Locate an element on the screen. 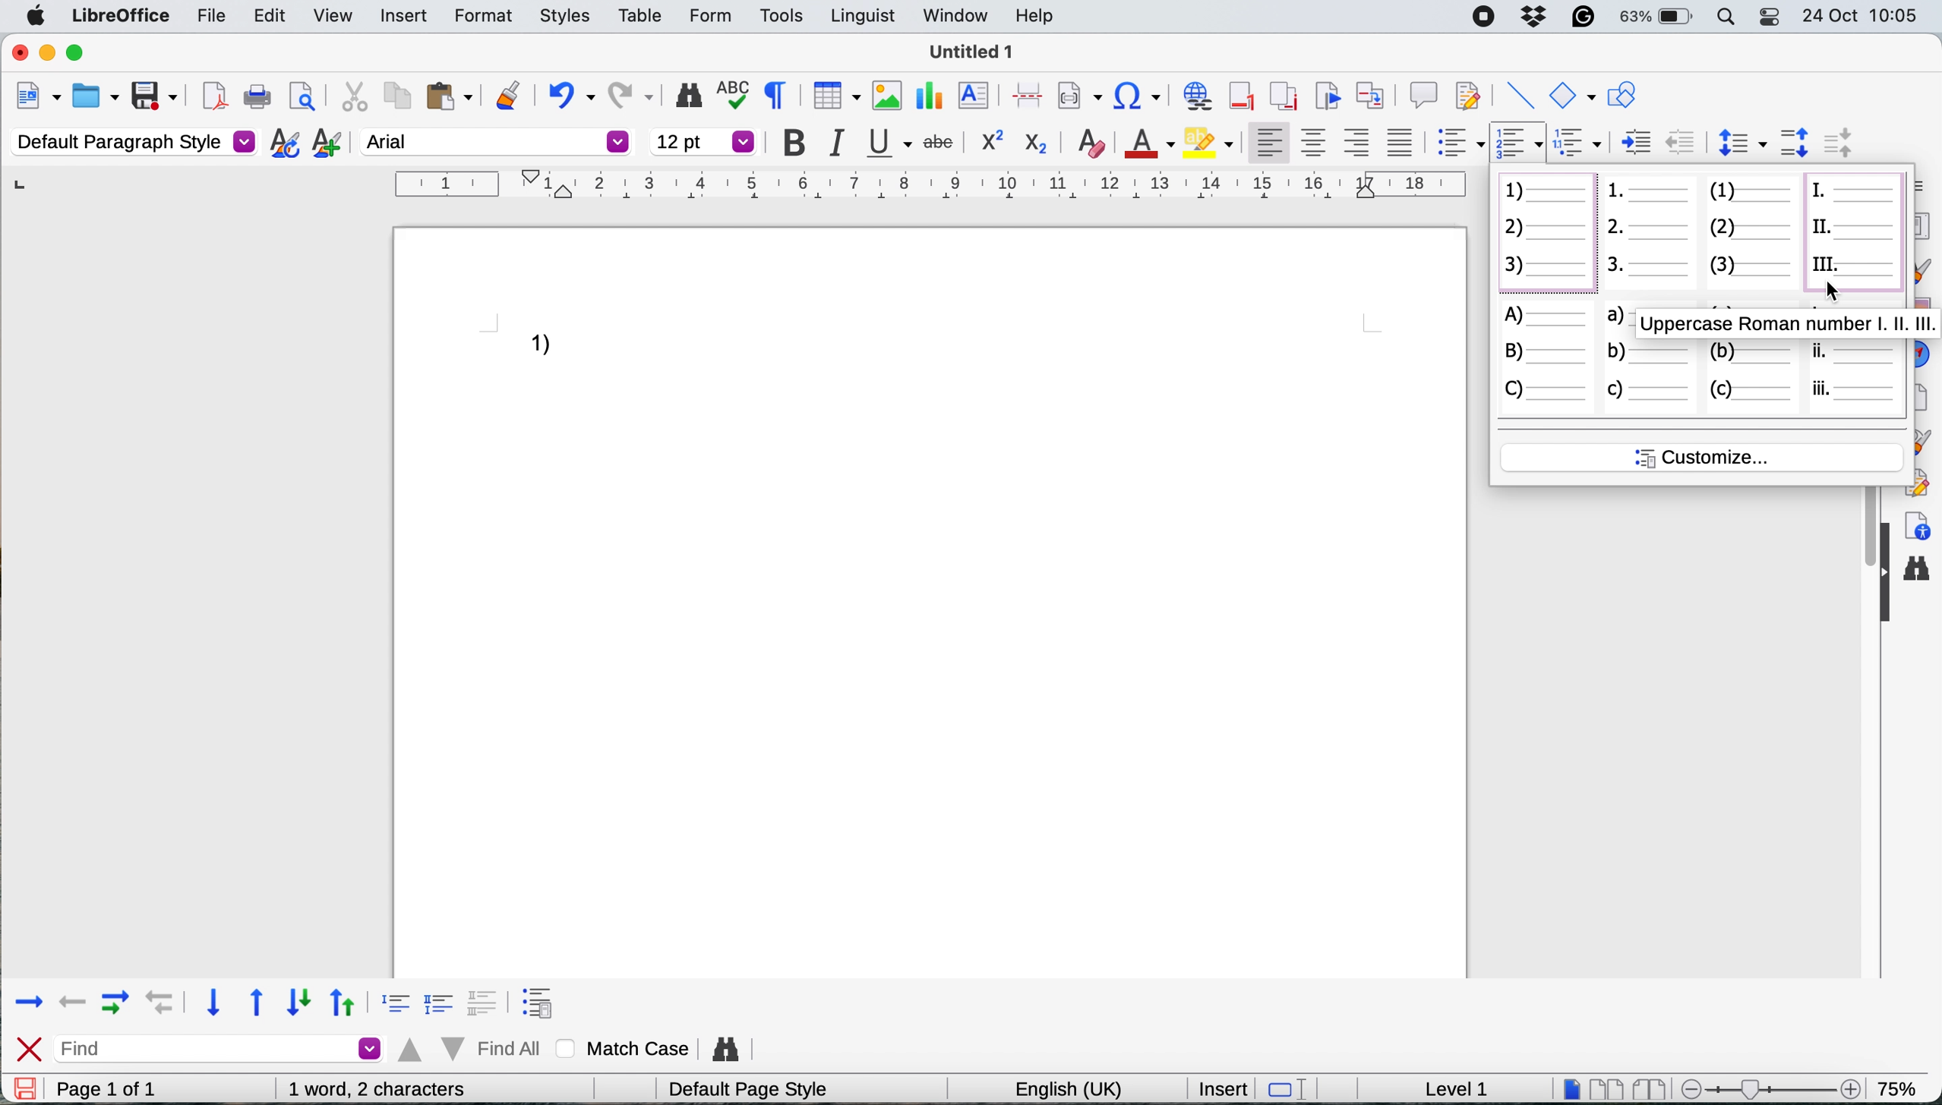  insert hyperlink is located at coordinates (1197, 97).